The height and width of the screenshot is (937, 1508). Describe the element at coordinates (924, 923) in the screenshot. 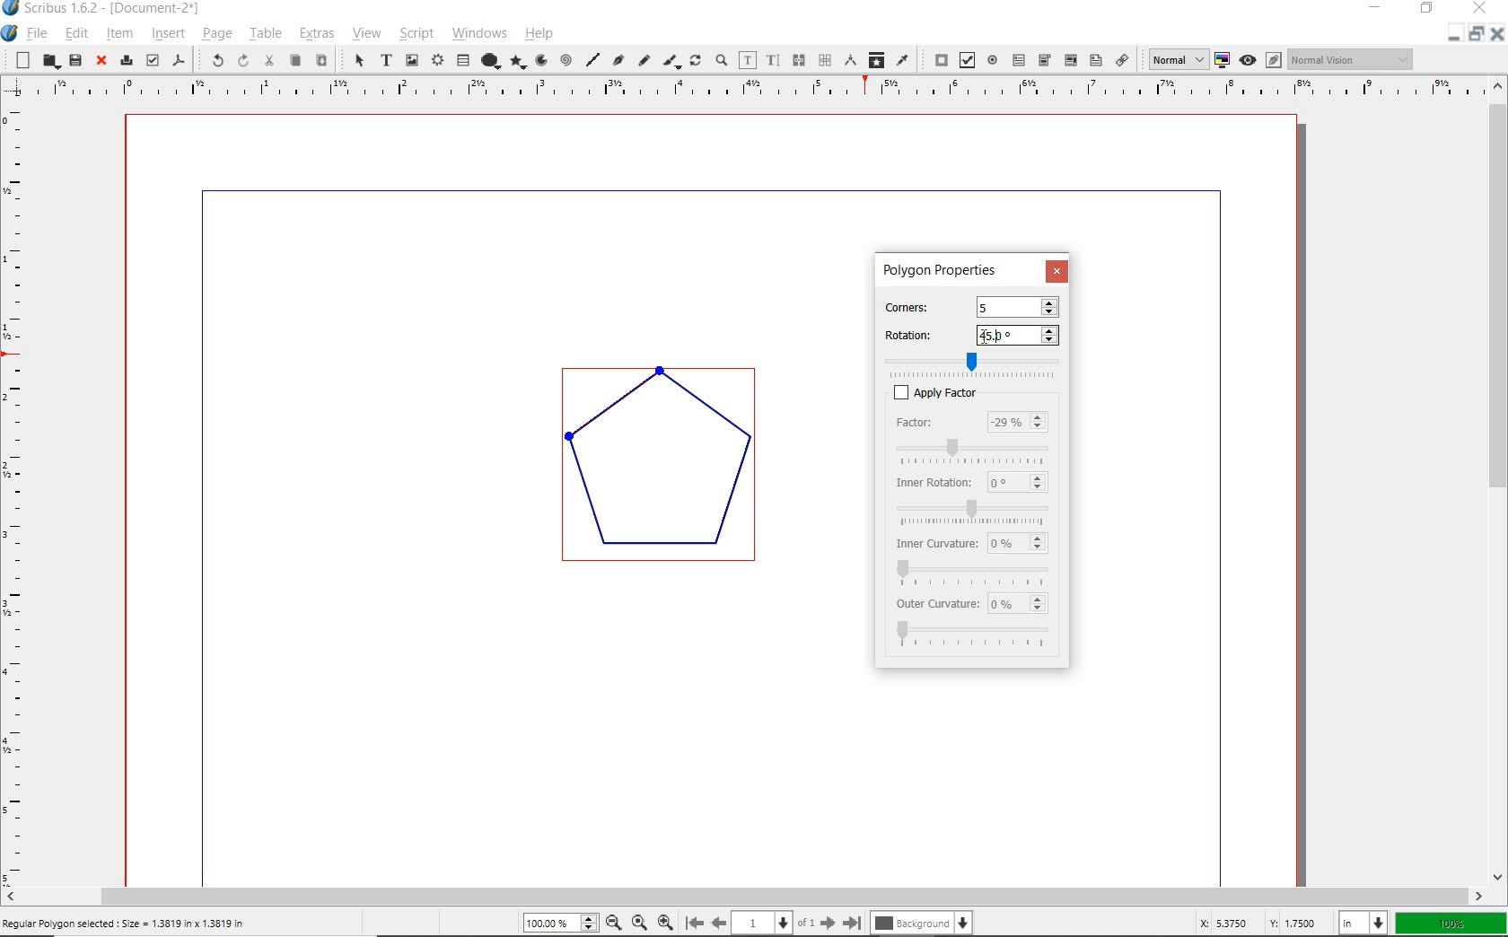

I see `Background` at that location.